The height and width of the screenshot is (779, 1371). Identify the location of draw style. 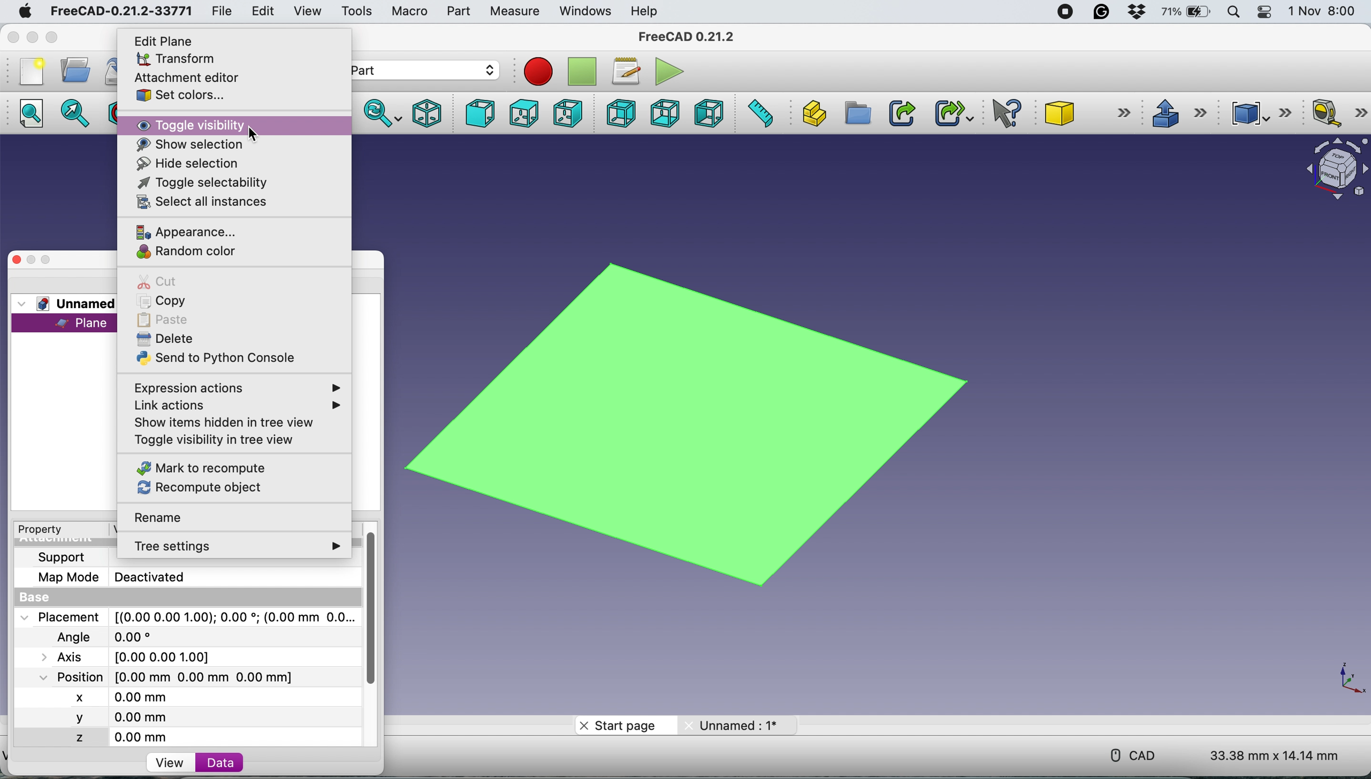
(109, 114).